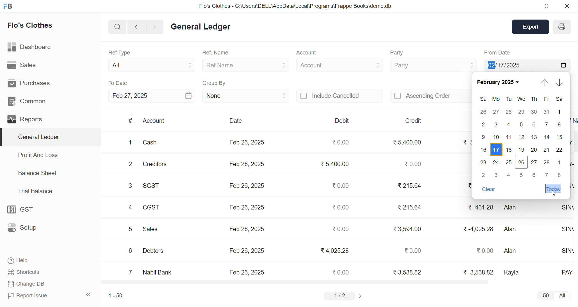 Image resolution: width=578 pixels, height=307 pixels. Describe the element at coordinates (342, 120) in the screenshot. I see `Debit` at that location.